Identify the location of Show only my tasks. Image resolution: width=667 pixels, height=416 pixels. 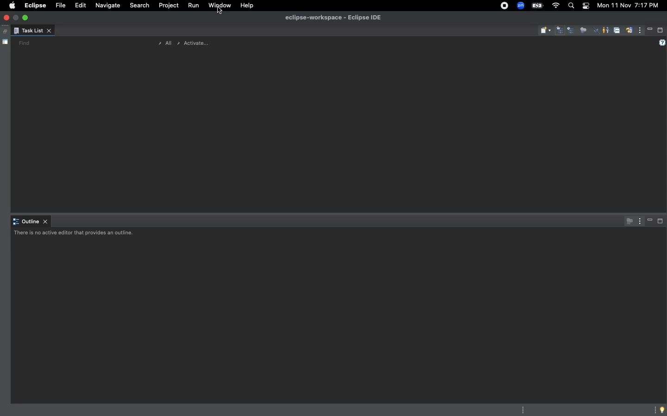
(605, 30).